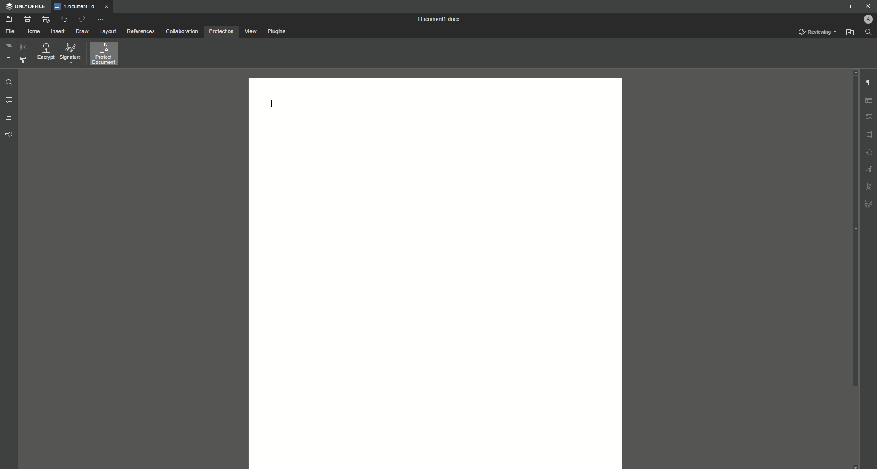 This screenshot has height=469, width=877. I want to click on scroll bar, so click(854, 232).